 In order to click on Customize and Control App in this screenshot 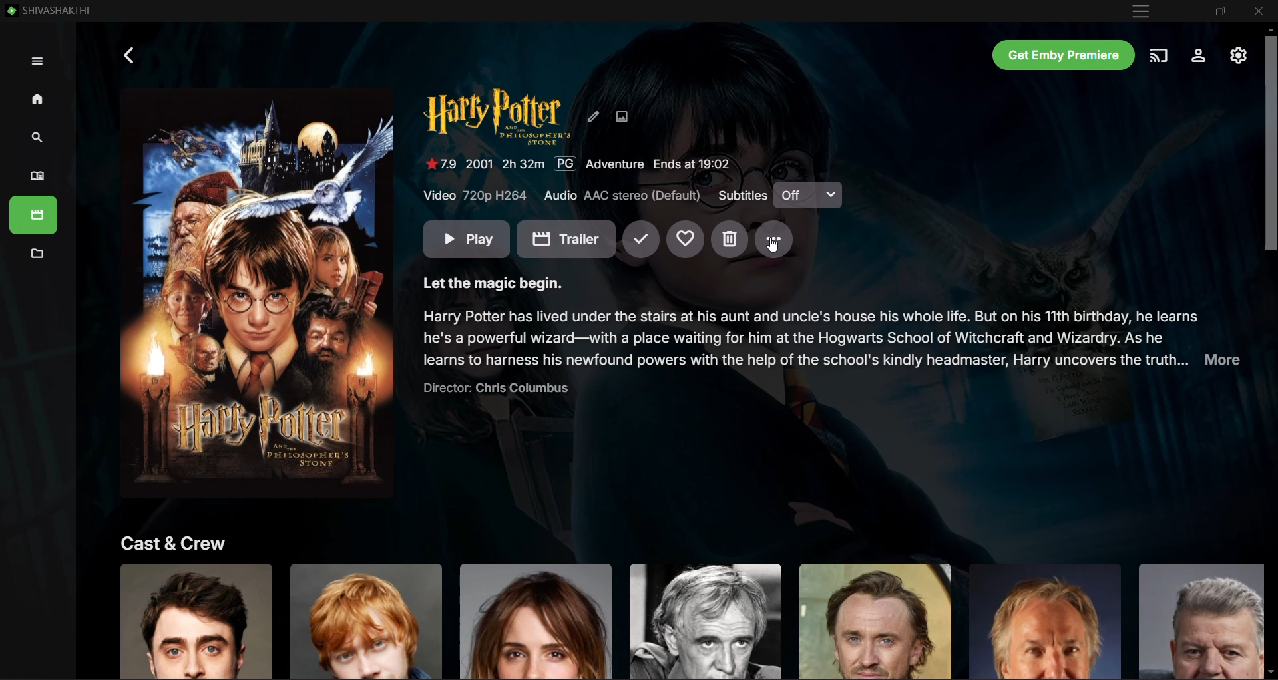, I will do `click(1141, 11)`.